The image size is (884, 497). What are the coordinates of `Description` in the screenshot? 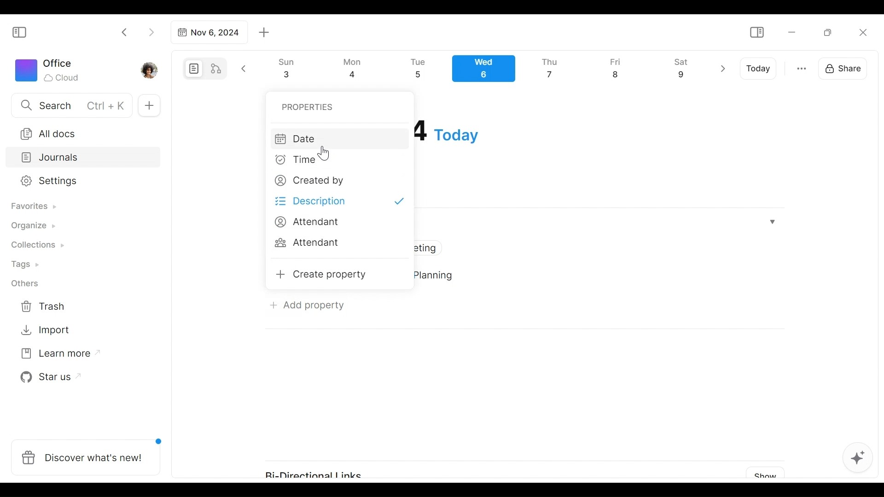 It's located at (341, 202).